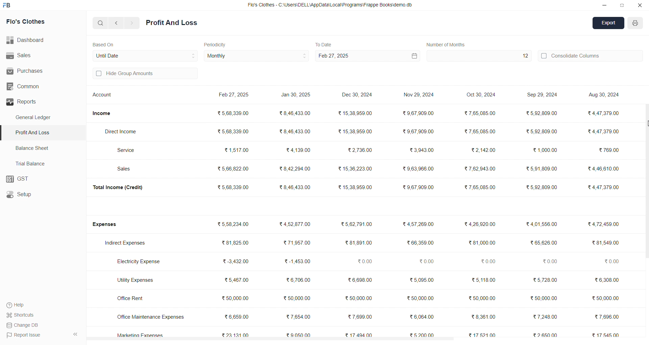 The height and width of the screenshot is (345, 649). I want to click on ₹5,095.00, so click(424, 280).